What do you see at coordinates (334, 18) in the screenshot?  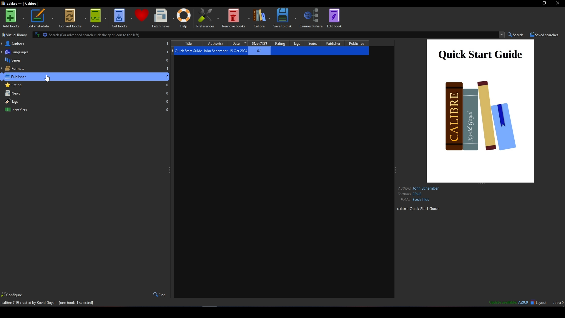 I see `Edit book` at bounding box center [334, 18].